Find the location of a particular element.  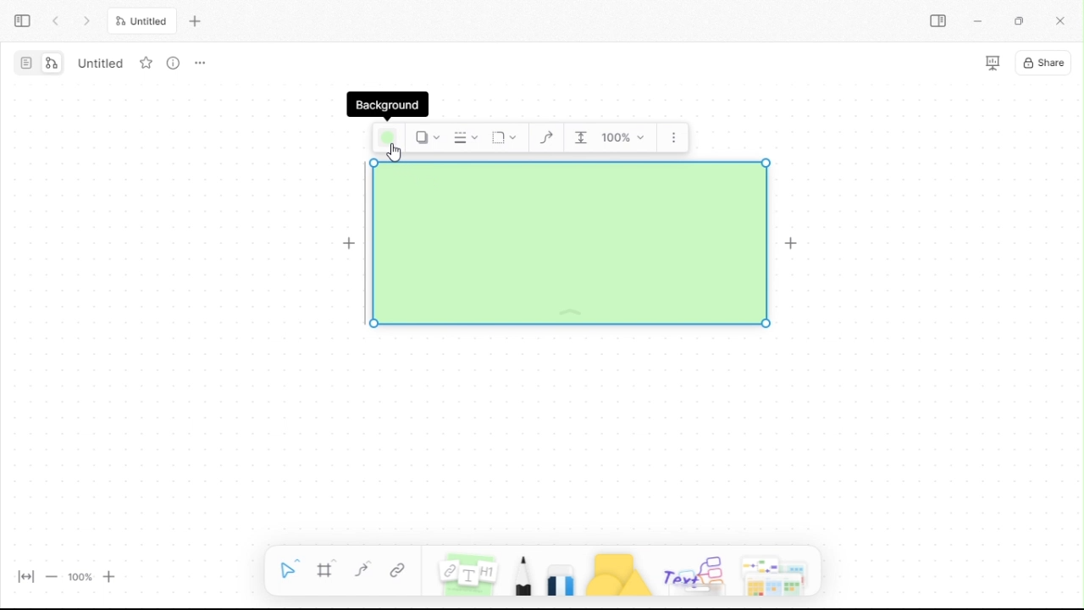

zoom out is located at coordinates (52, 576).